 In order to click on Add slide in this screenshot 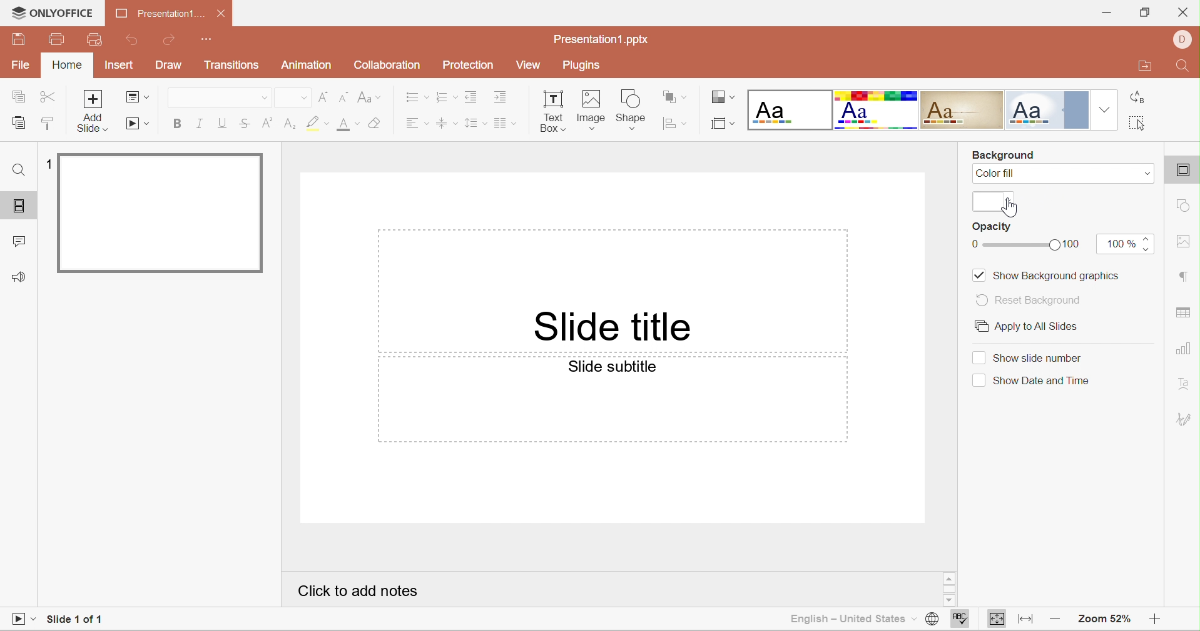, I will do `click(93, 99)`.